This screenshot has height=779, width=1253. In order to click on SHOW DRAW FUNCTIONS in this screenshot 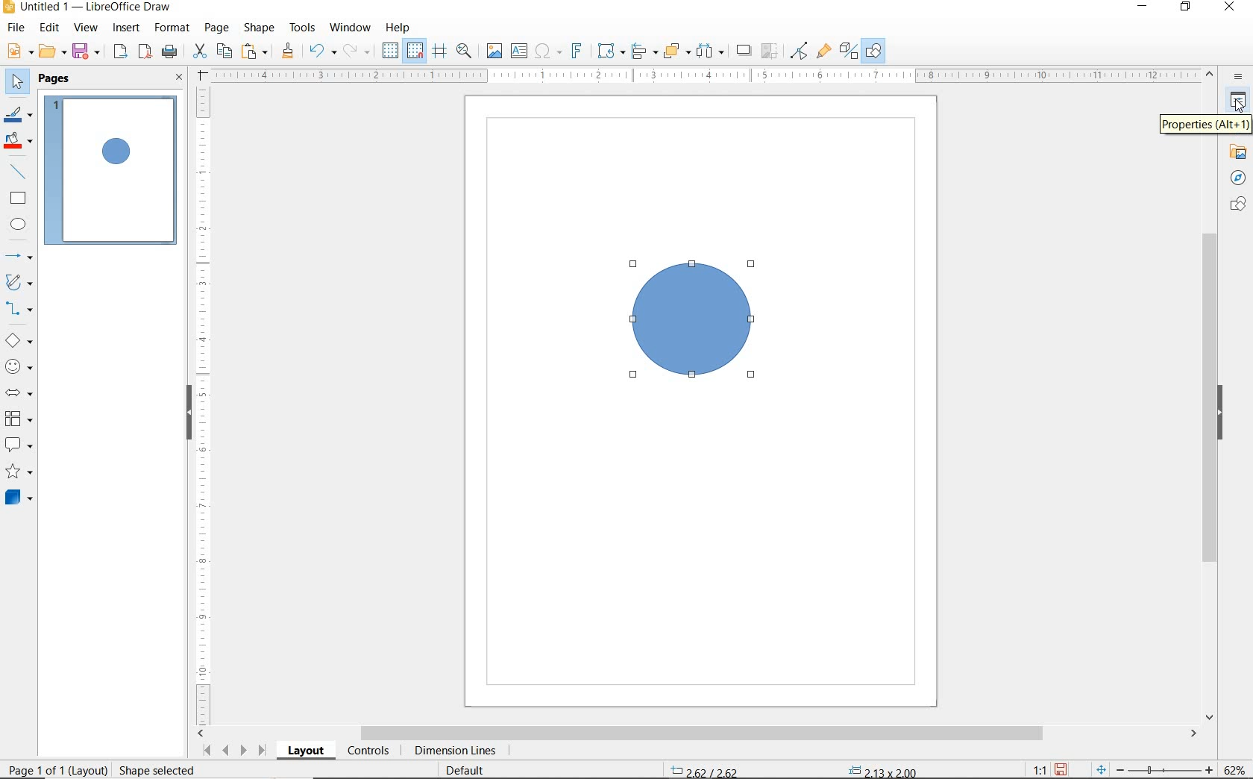, I will do `click(874, 51)`.